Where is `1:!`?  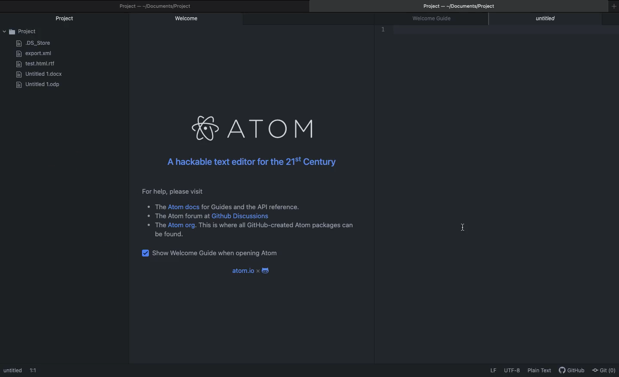
1:! is located at coordinates (35, 371).